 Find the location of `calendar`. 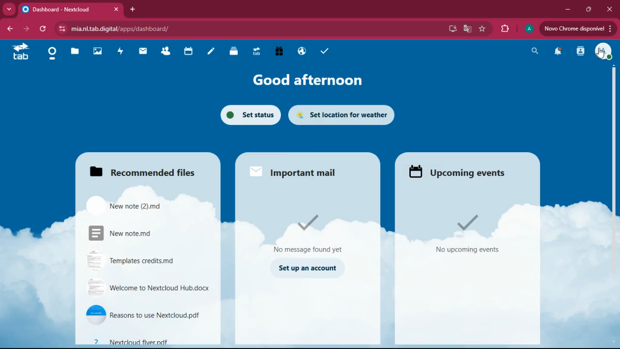

calendar is located at coordinates (189, 52).